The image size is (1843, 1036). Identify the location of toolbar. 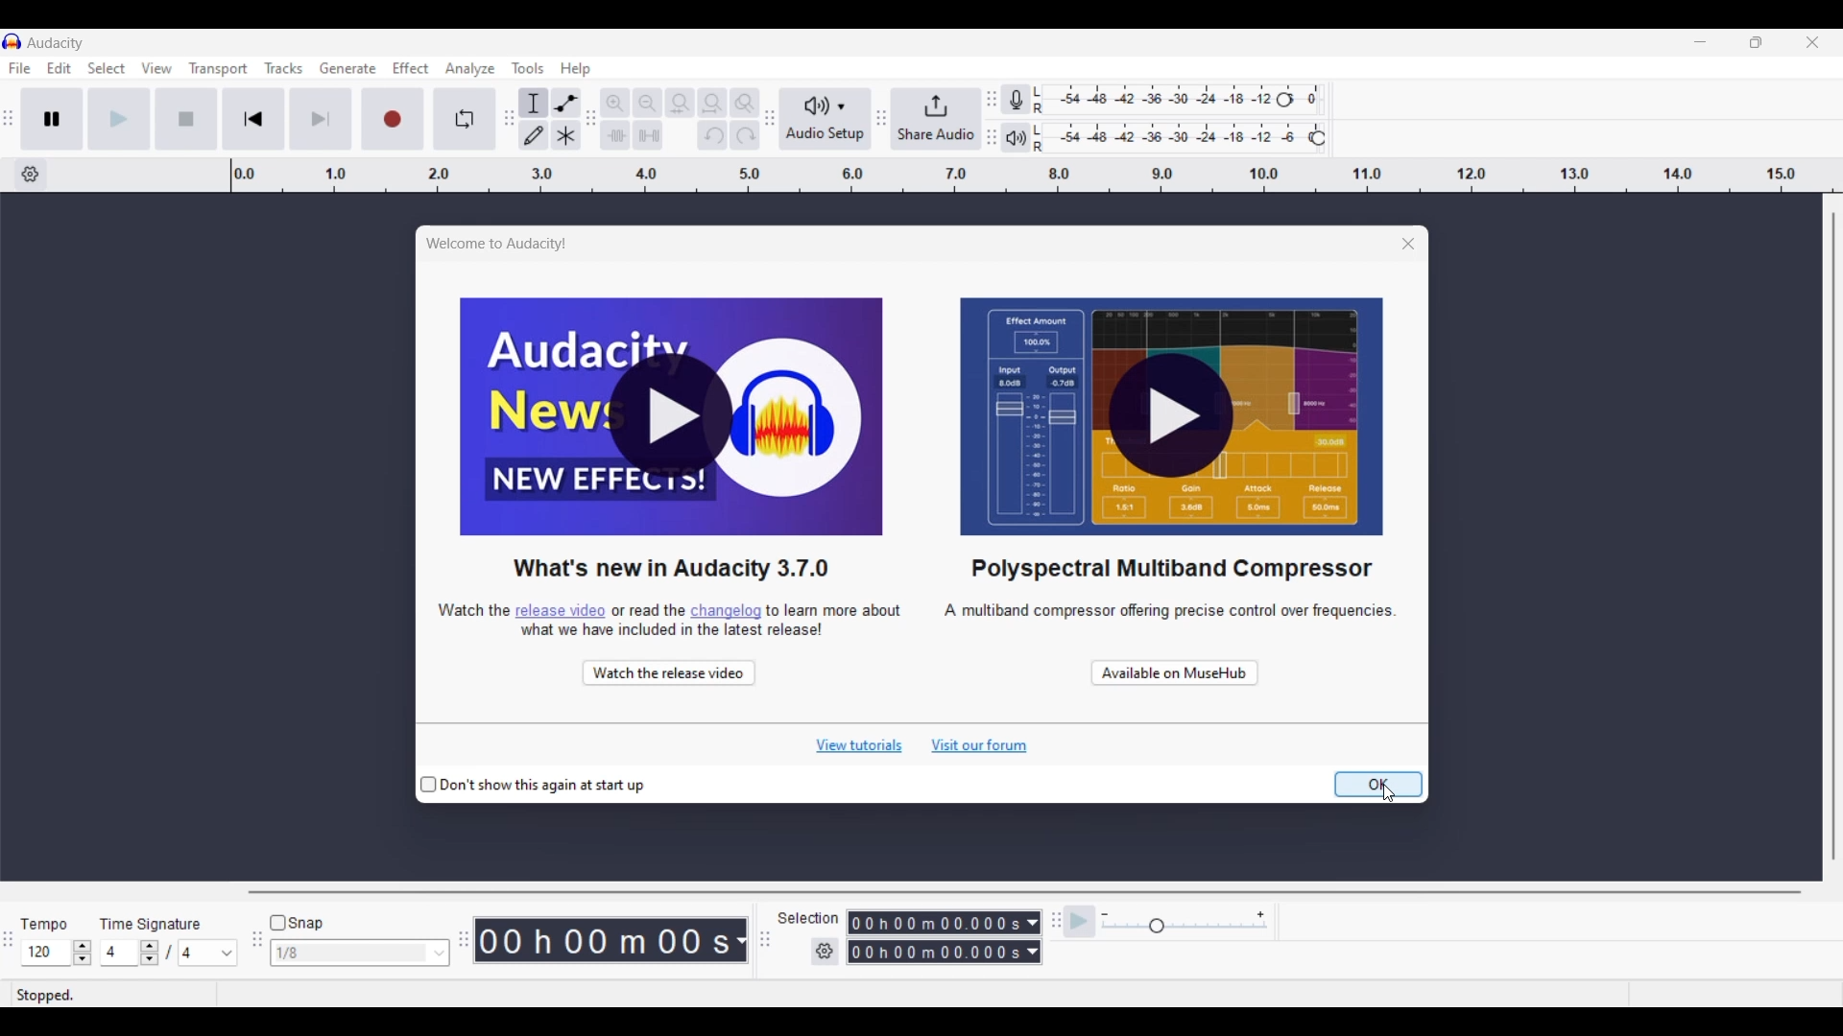
(990, 115).